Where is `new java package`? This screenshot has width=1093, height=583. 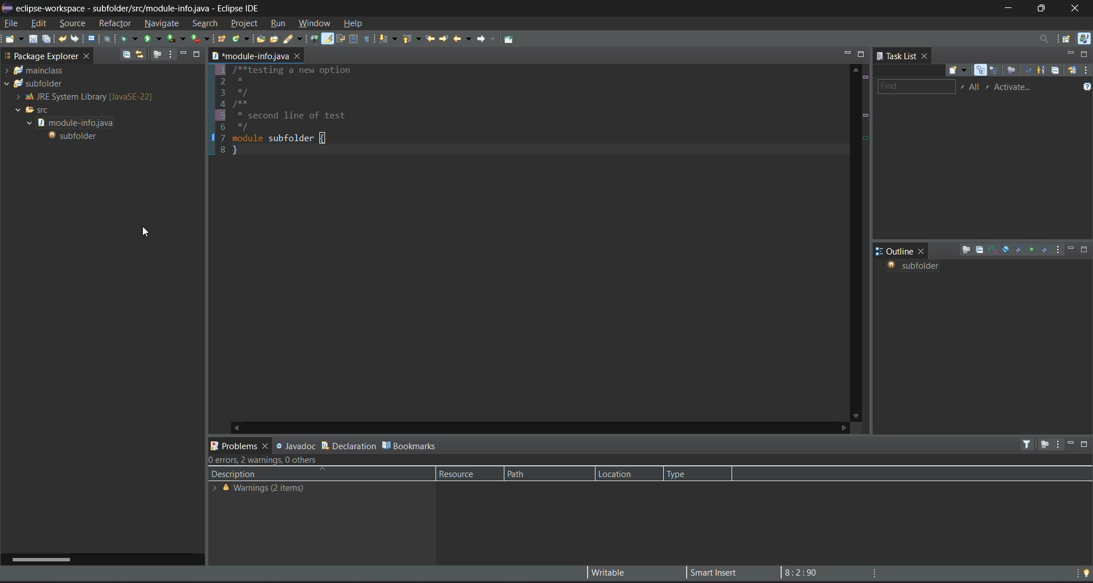
new java package is located at coordinates (223, 40).